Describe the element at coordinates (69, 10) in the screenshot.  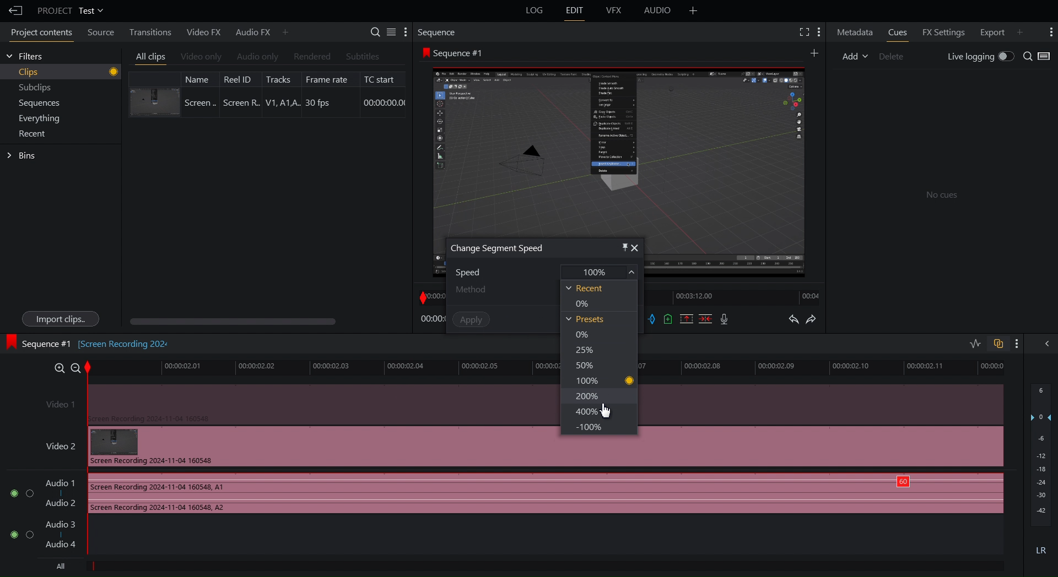
I see `Project Test` at that location.